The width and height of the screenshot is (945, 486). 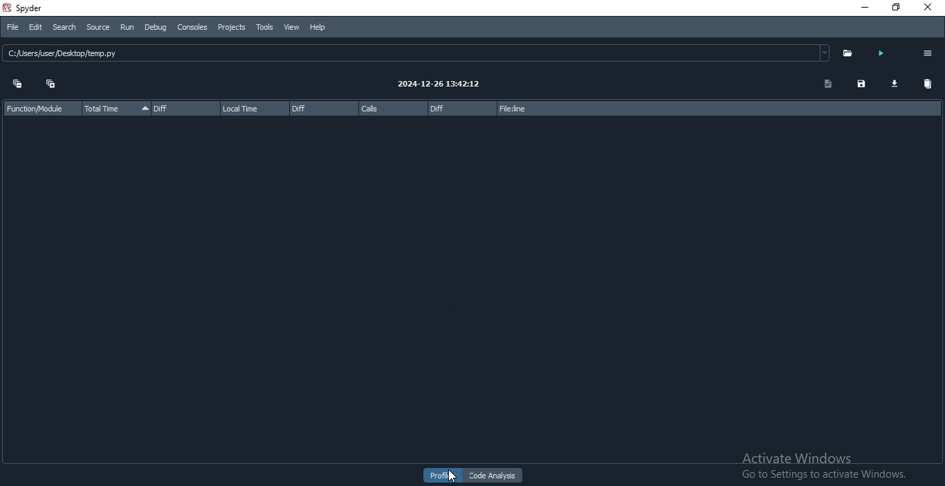 What do you see at coordinates (443, 476) in the screenshot?
I see `profiler` at bounding box center [443, 476].